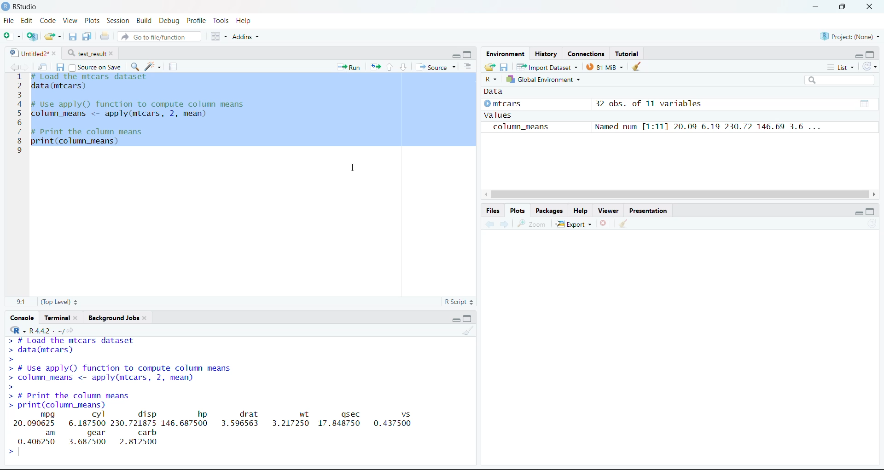 Image resolution: width=884 pixels, height=470 pixels. I want to click on Go to previous section/chunk (Ctrl + PgUp), so click(391, 68).